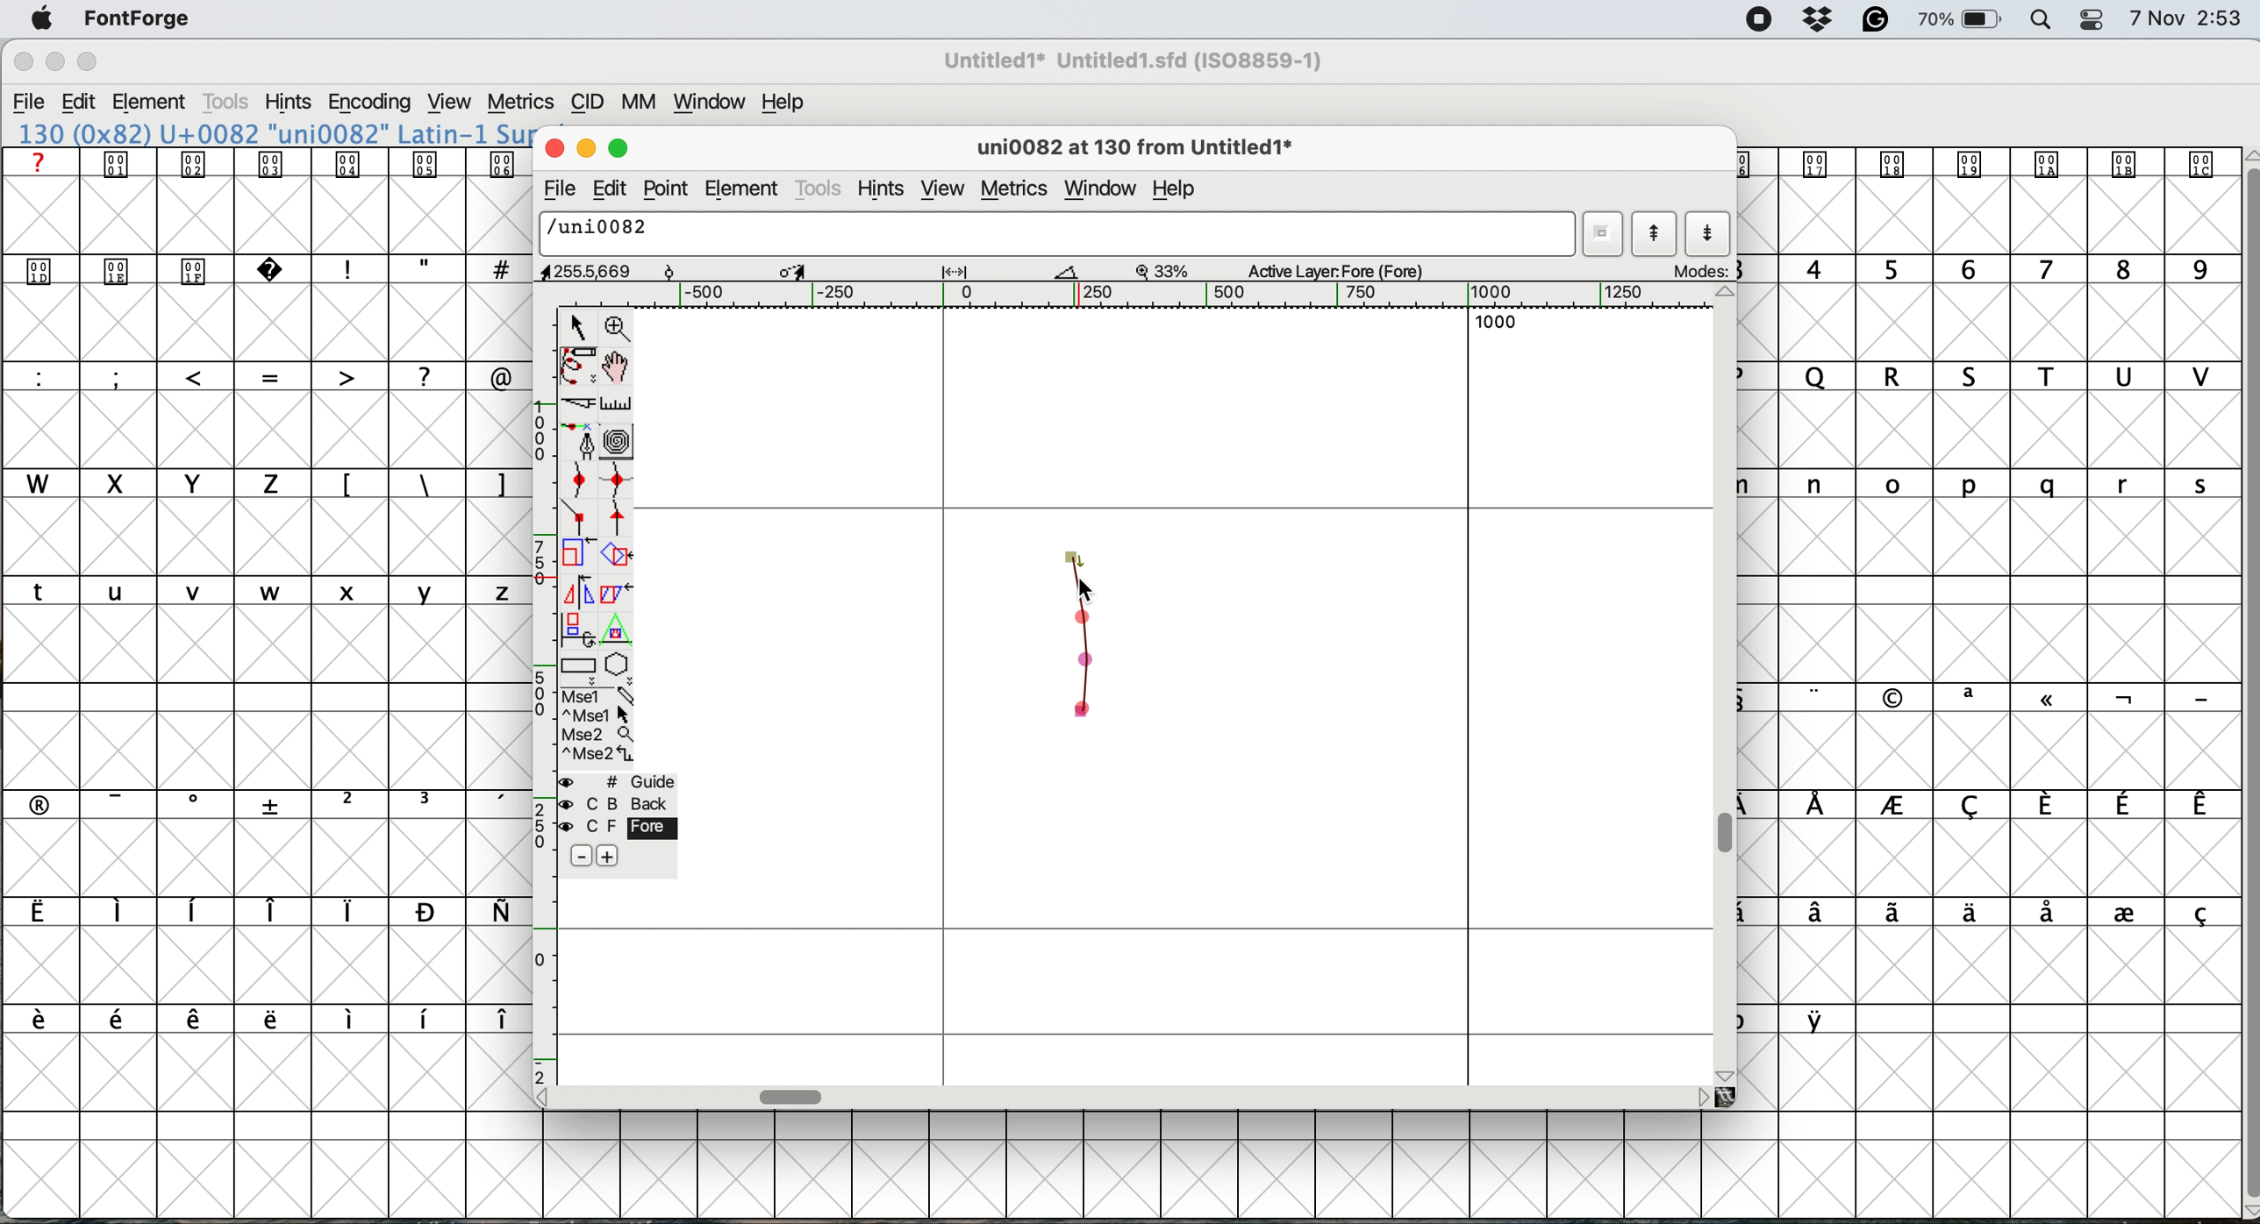 The image size is (2260, 1224). I want to click on more options, so click(596, 726).